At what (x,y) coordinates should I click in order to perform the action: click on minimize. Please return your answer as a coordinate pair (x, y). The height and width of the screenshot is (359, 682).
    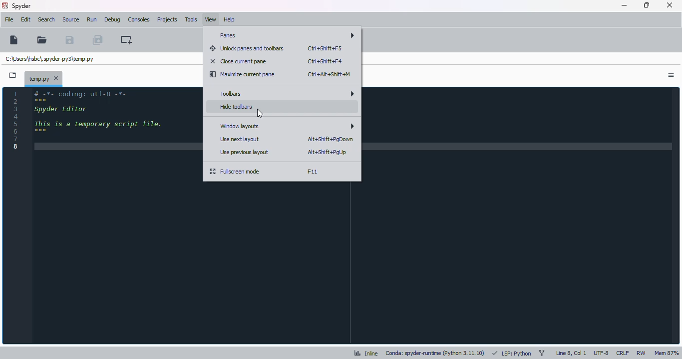
    Looking at the image, I should click on (625, 5).